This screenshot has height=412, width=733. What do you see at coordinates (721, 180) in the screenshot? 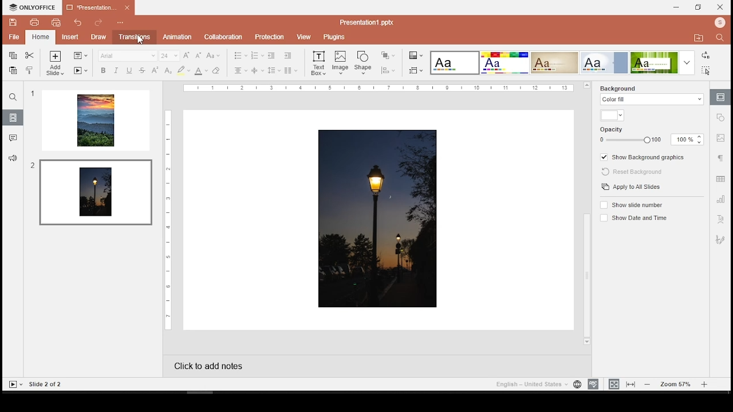
I see `table settings` at bounding box center [721, 180].